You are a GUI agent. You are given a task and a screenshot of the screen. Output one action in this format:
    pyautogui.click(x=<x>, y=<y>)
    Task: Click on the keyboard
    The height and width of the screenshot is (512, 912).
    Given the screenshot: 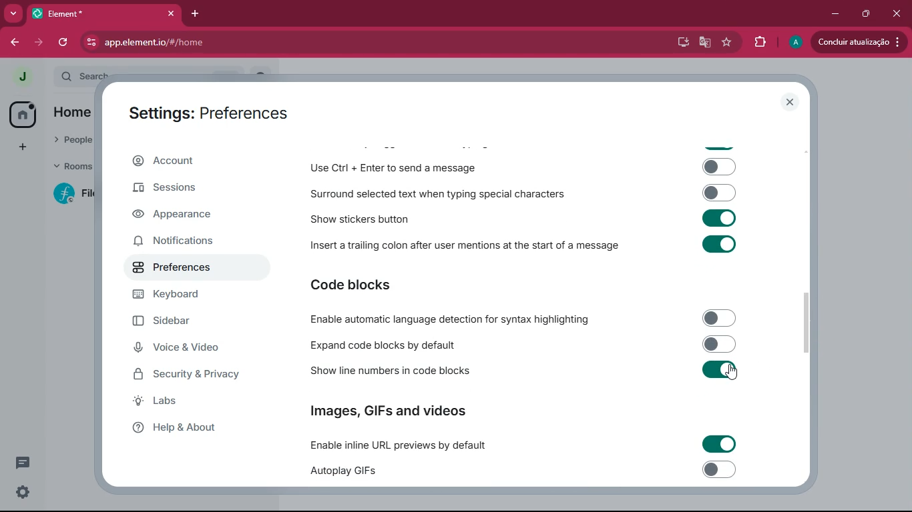 What is the action you would take?
    pyautogui.click(x=185, y=295)
    